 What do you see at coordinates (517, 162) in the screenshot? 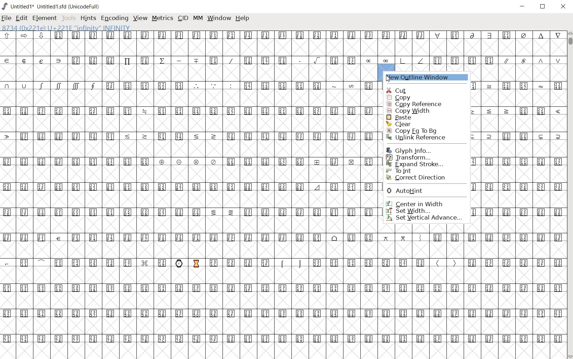
I see `Unicode code points` at bounding box center [517, 162].